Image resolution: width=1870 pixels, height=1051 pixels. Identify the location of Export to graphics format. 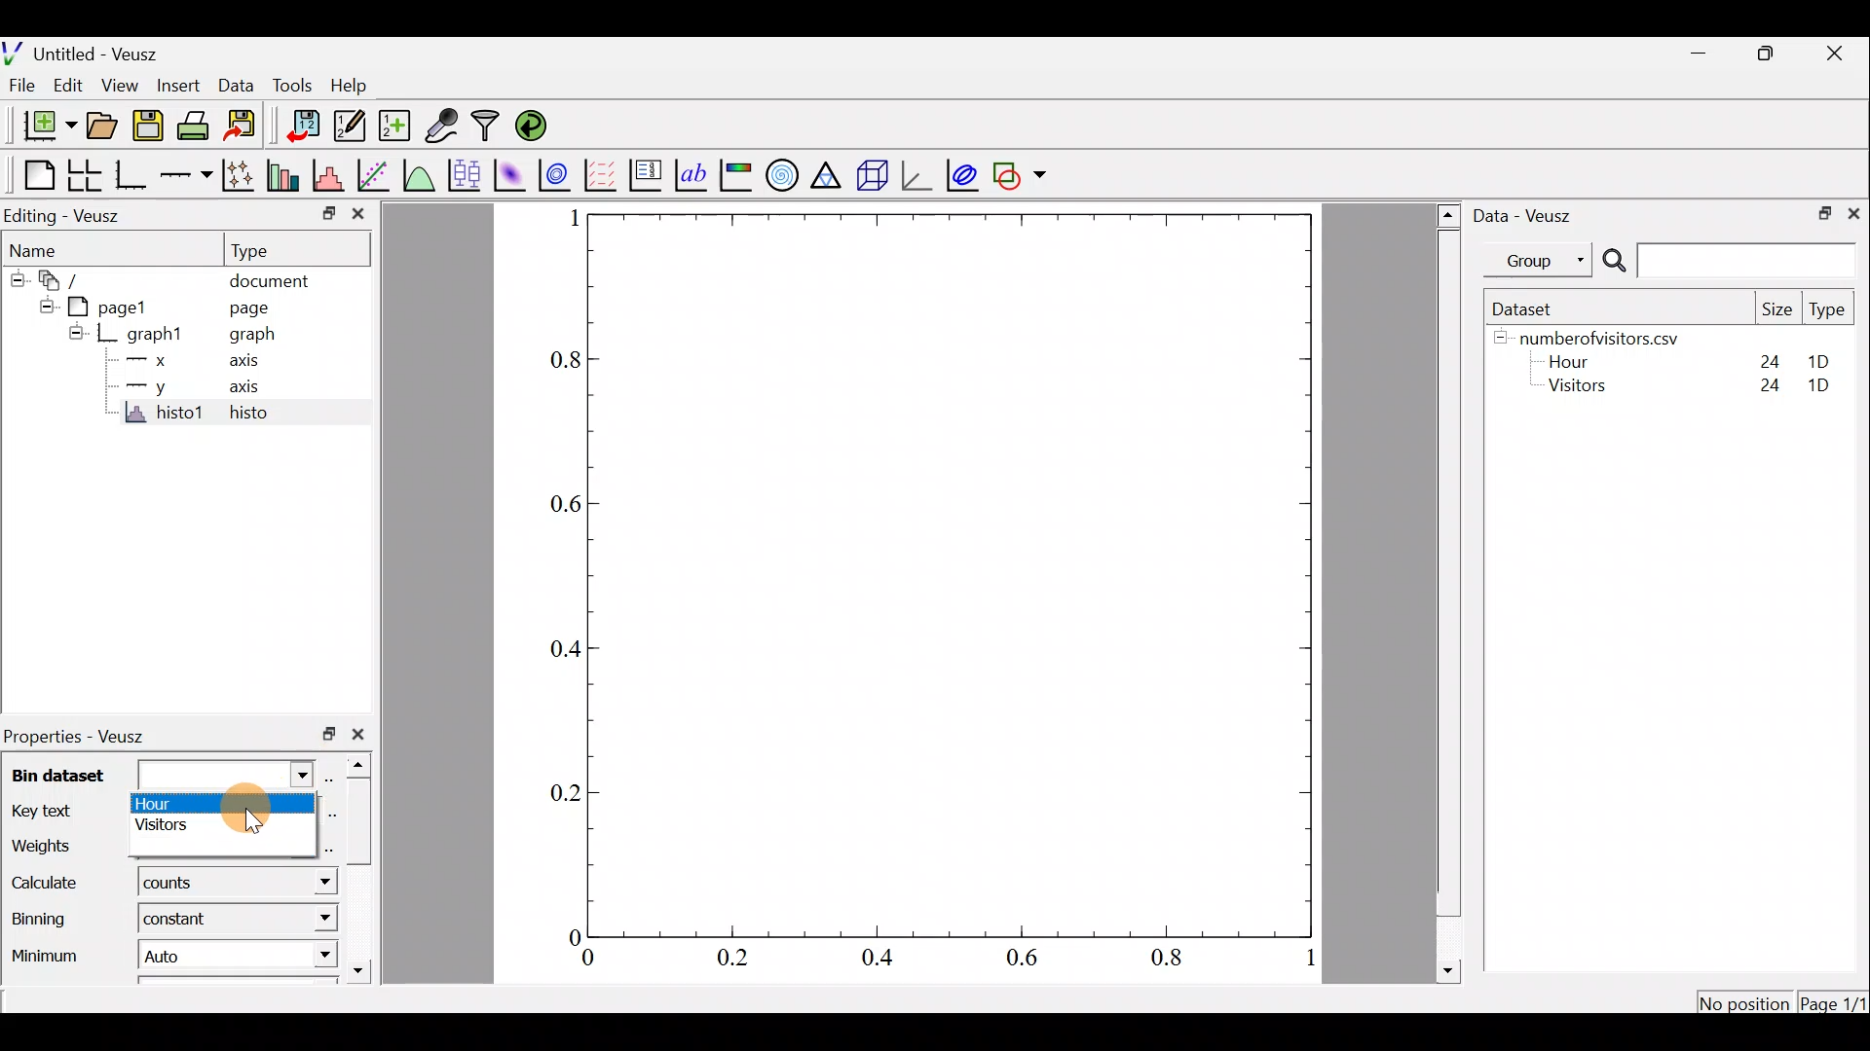
(247, 127).